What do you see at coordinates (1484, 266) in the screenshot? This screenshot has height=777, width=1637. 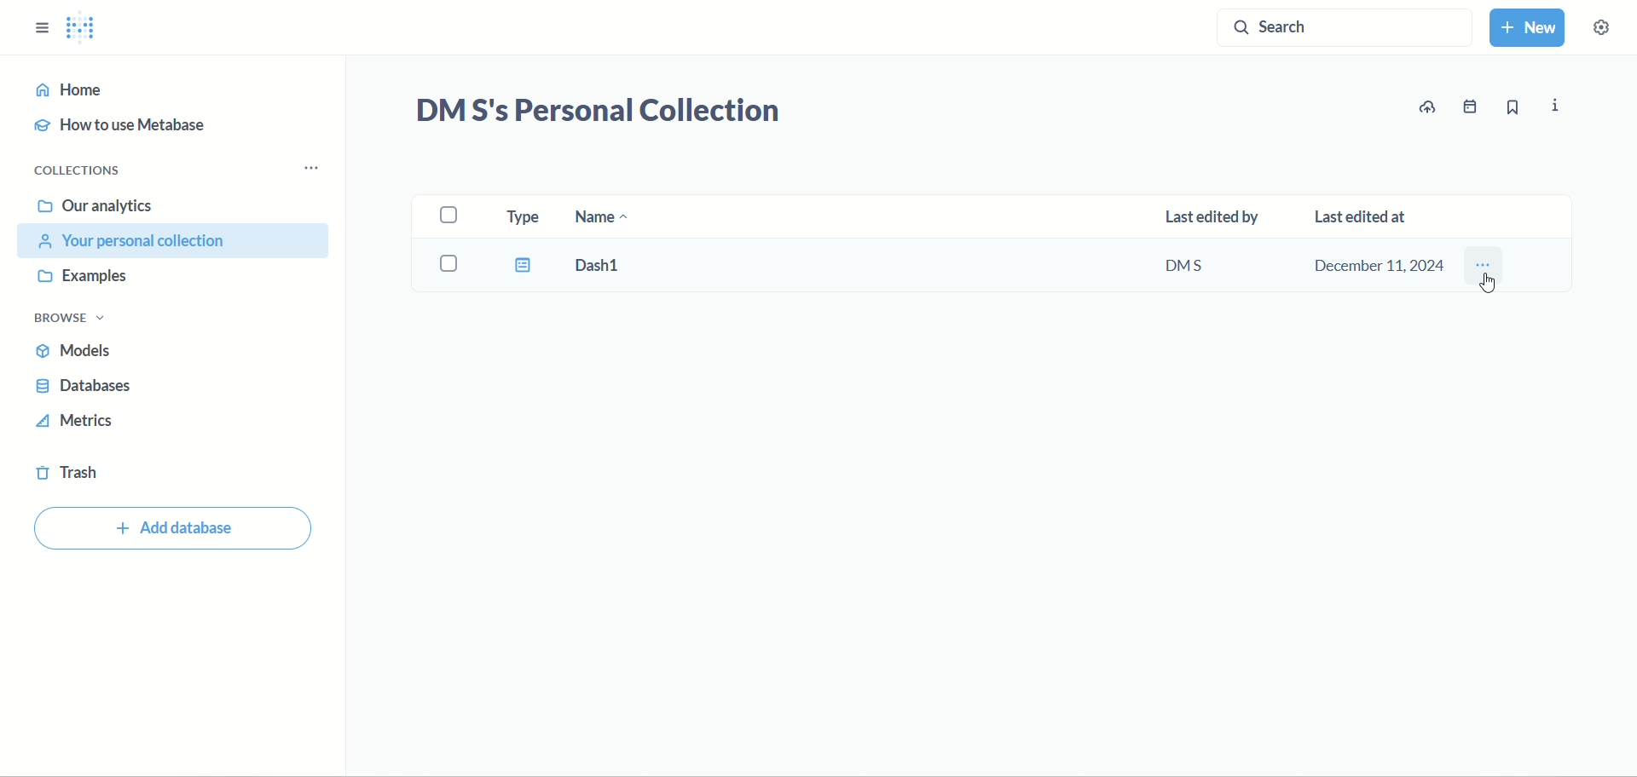 I see `dash1 options` at bounding box center [1484, 266].